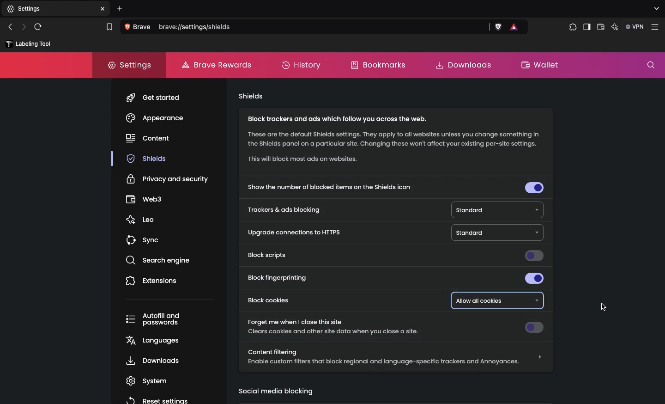 This screenshot has width=665, height=404. I want to click on bookmark this tab, so click(109, 26).